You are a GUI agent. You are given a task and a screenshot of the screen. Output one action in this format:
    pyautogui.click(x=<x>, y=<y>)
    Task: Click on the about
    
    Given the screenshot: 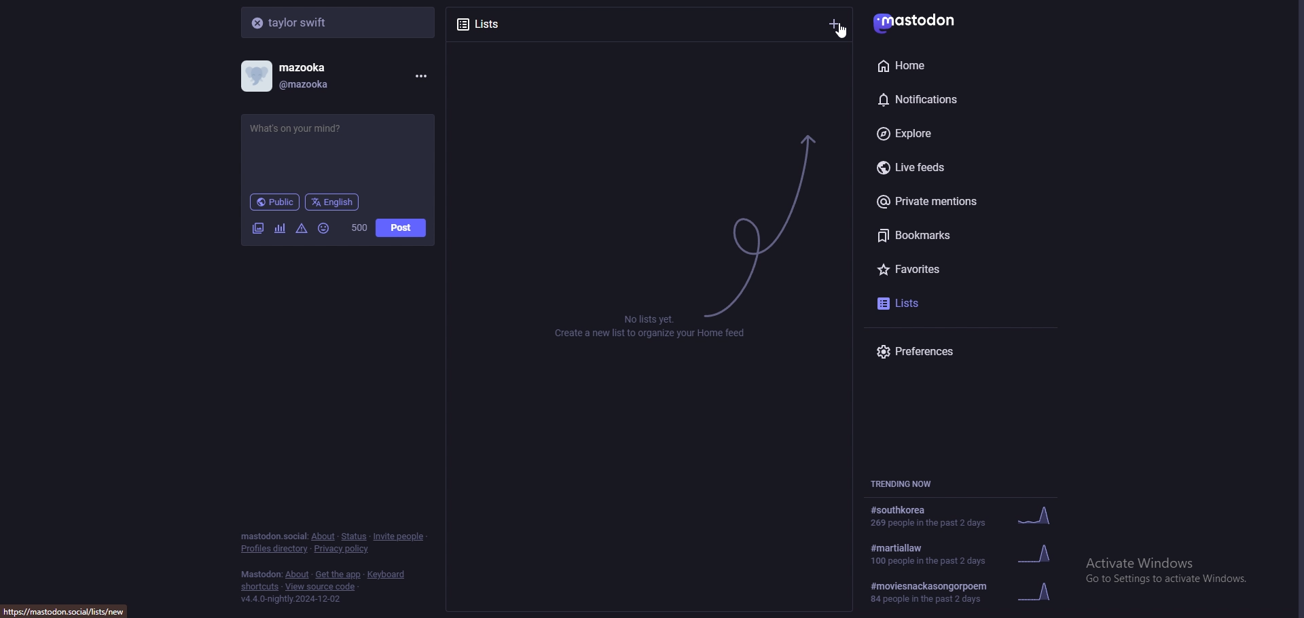 What is the action you would take?
    pyautogui.click(x=323, y=537)
    